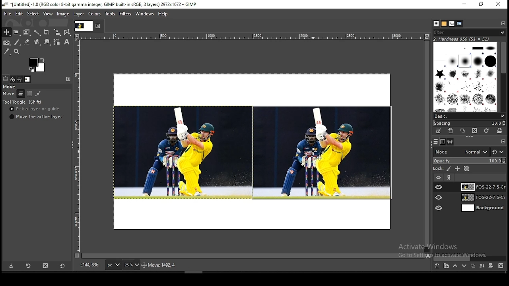 The image size is (509, 286). What do you see at coordinates (469, 152) in the screenshot?
I see `blend mode` at bounding box center [469, 152].